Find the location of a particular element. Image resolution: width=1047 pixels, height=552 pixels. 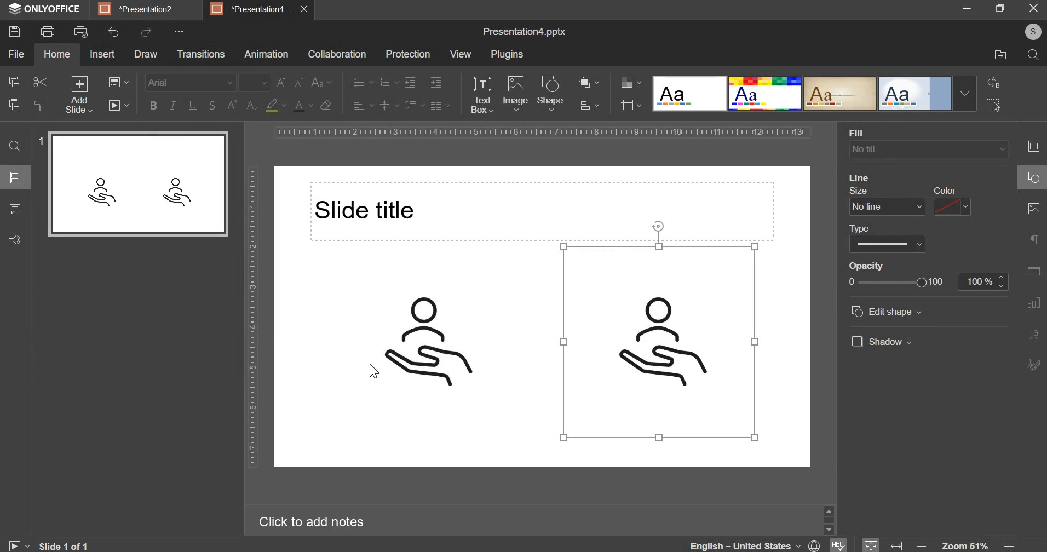

select slide size is located at coordinates (628, 105).